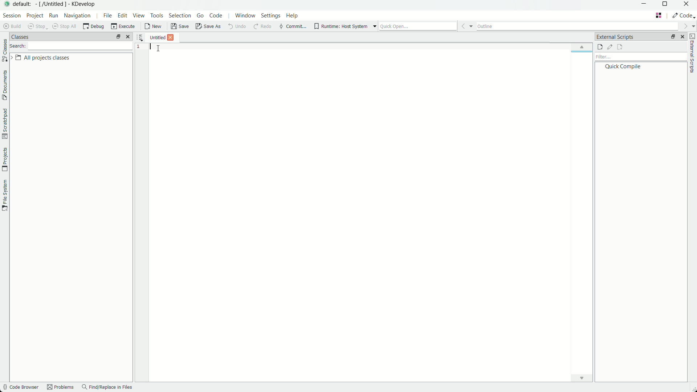 The width and height of the screenshot is (697, 392). I want to click on find/replace in files, so click(108, 388).